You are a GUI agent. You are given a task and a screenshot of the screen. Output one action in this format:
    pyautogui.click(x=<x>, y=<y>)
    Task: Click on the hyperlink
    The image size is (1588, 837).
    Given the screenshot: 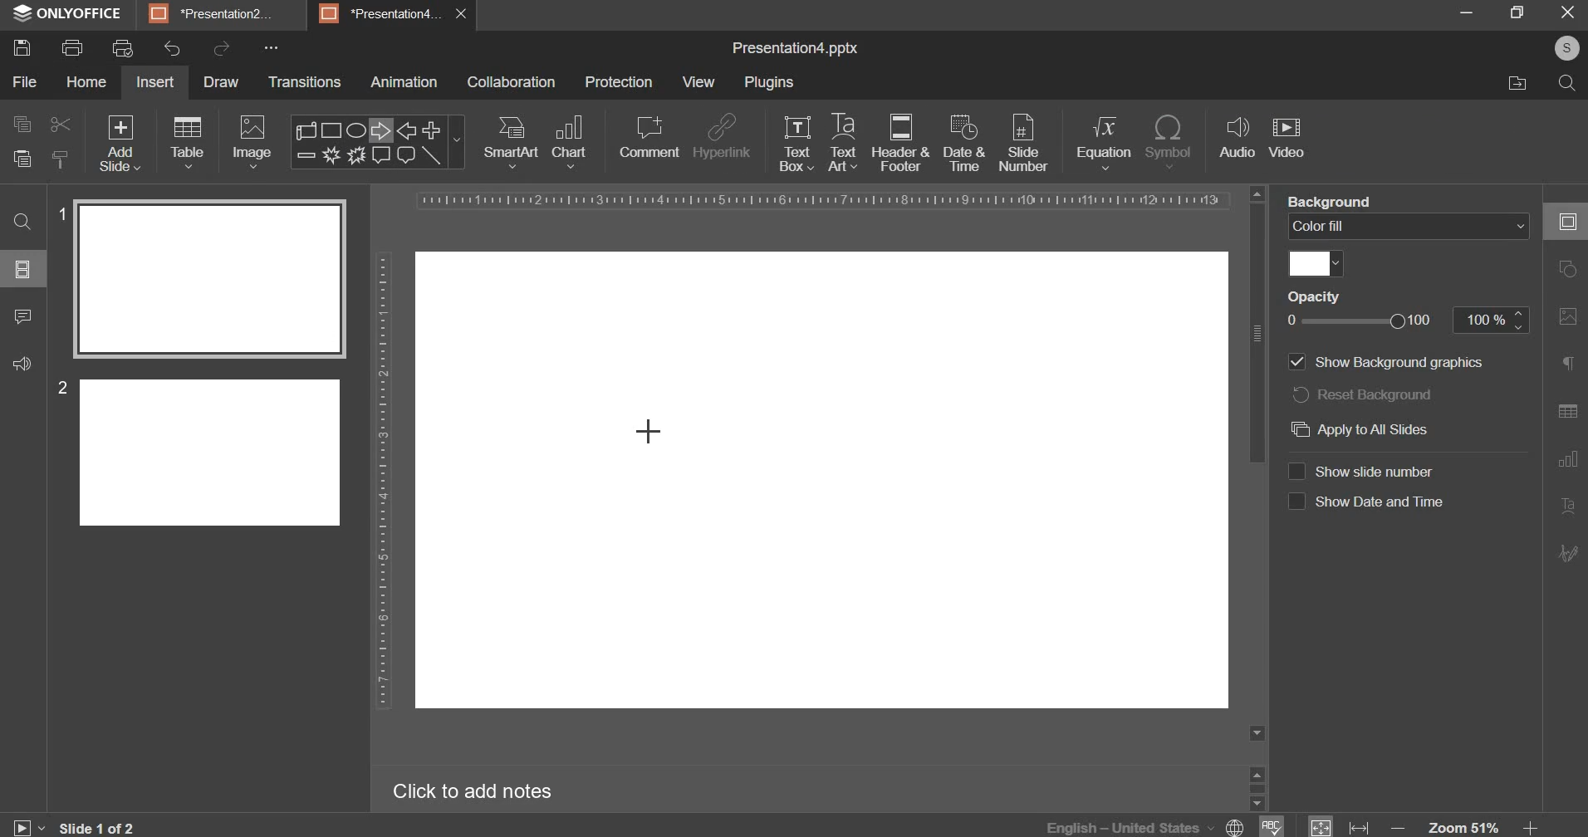 What is the action you would take?
    pyautogui.click(x=722, y=139)
    